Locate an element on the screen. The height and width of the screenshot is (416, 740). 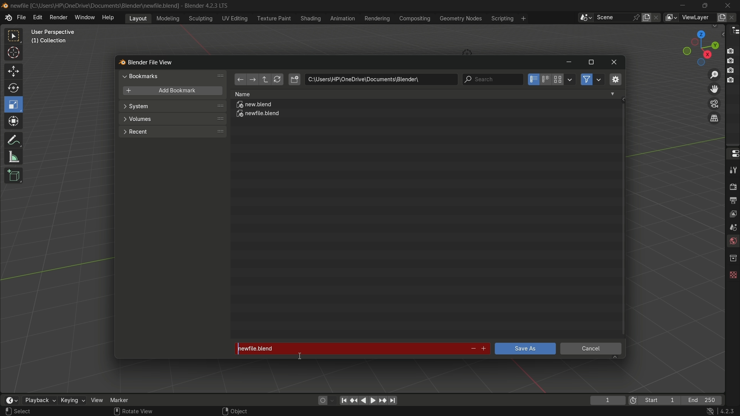
modeling menu is located at coordinates (168, 18).